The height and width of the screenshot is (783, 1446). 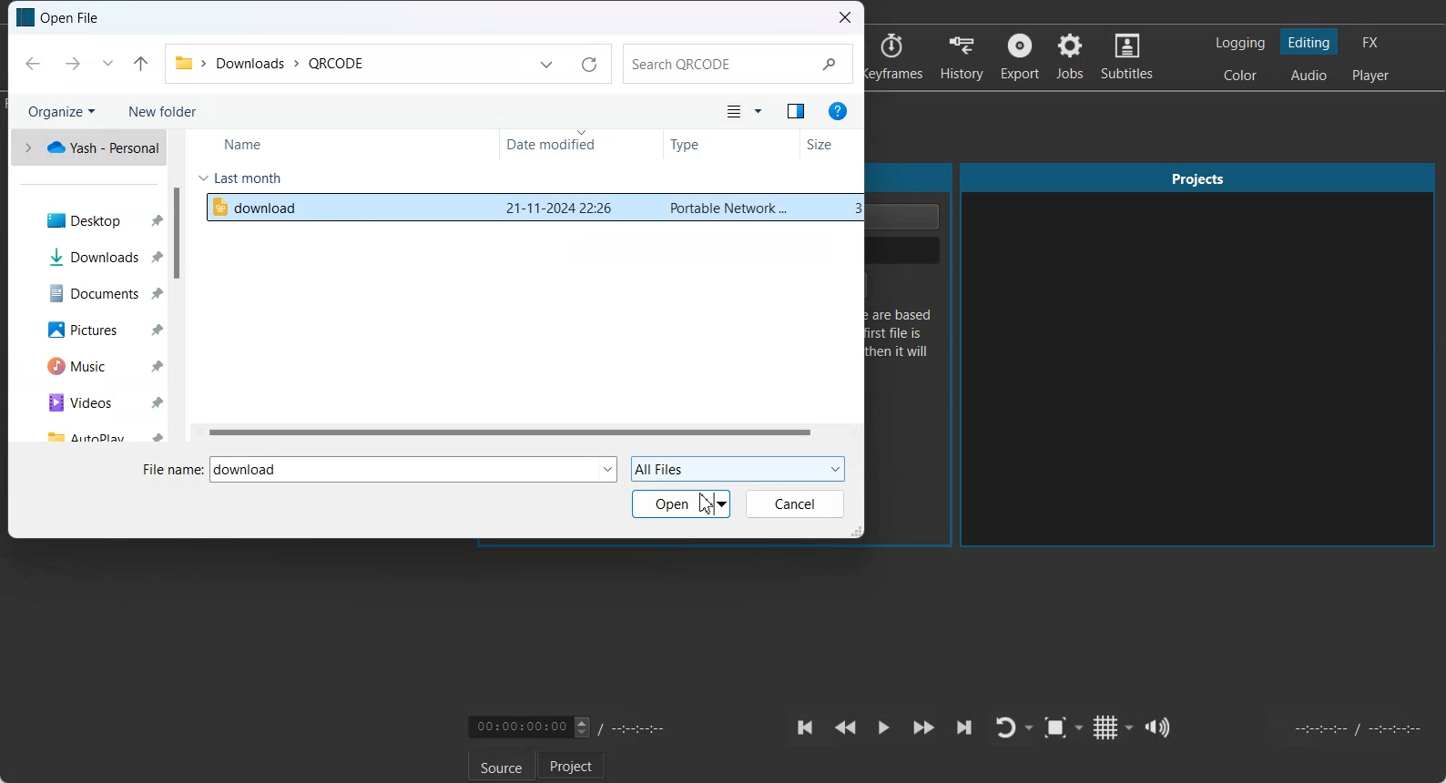 What do you see at coordinates (884, 727) in the screenshot?
I see `Toggle play` at bounding box center [884, 727].